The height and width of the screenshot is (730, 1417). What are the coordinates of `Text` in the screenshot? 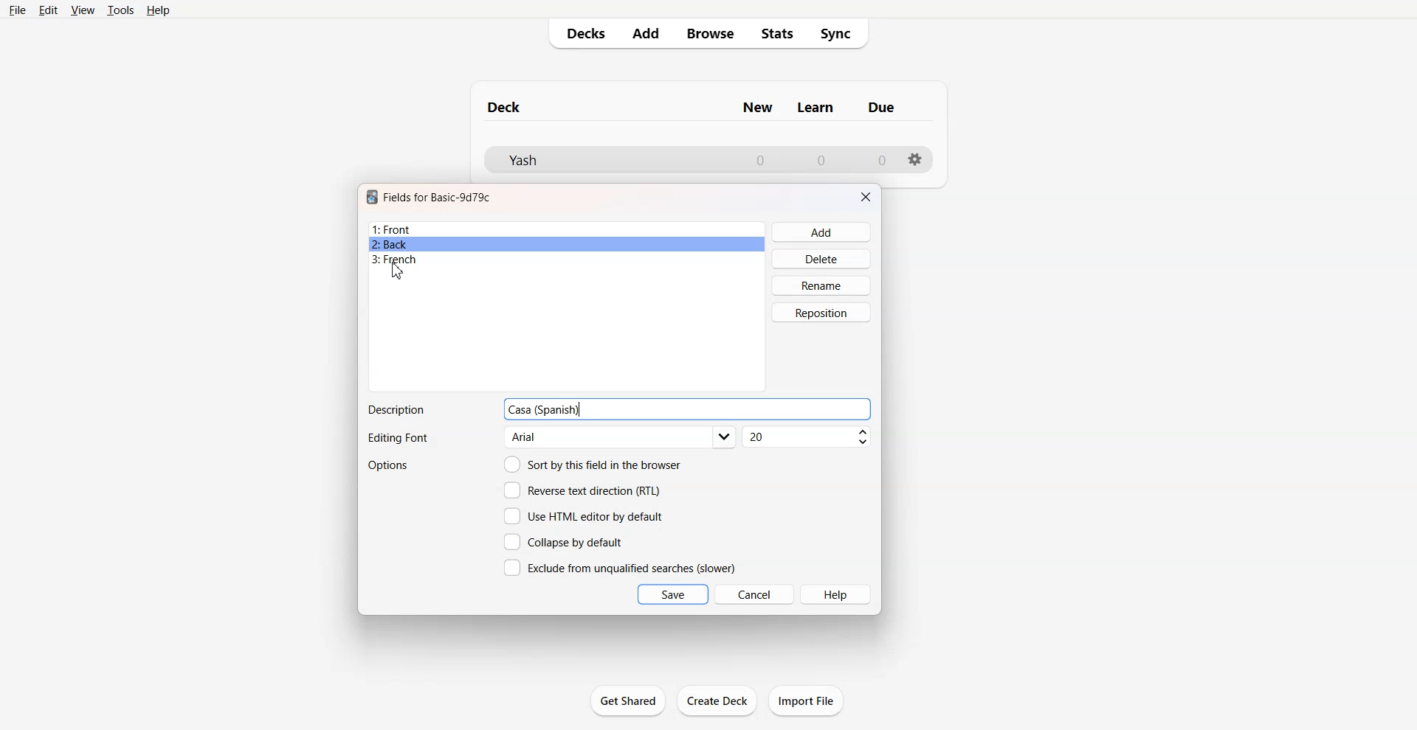 It's located at (396, 410).